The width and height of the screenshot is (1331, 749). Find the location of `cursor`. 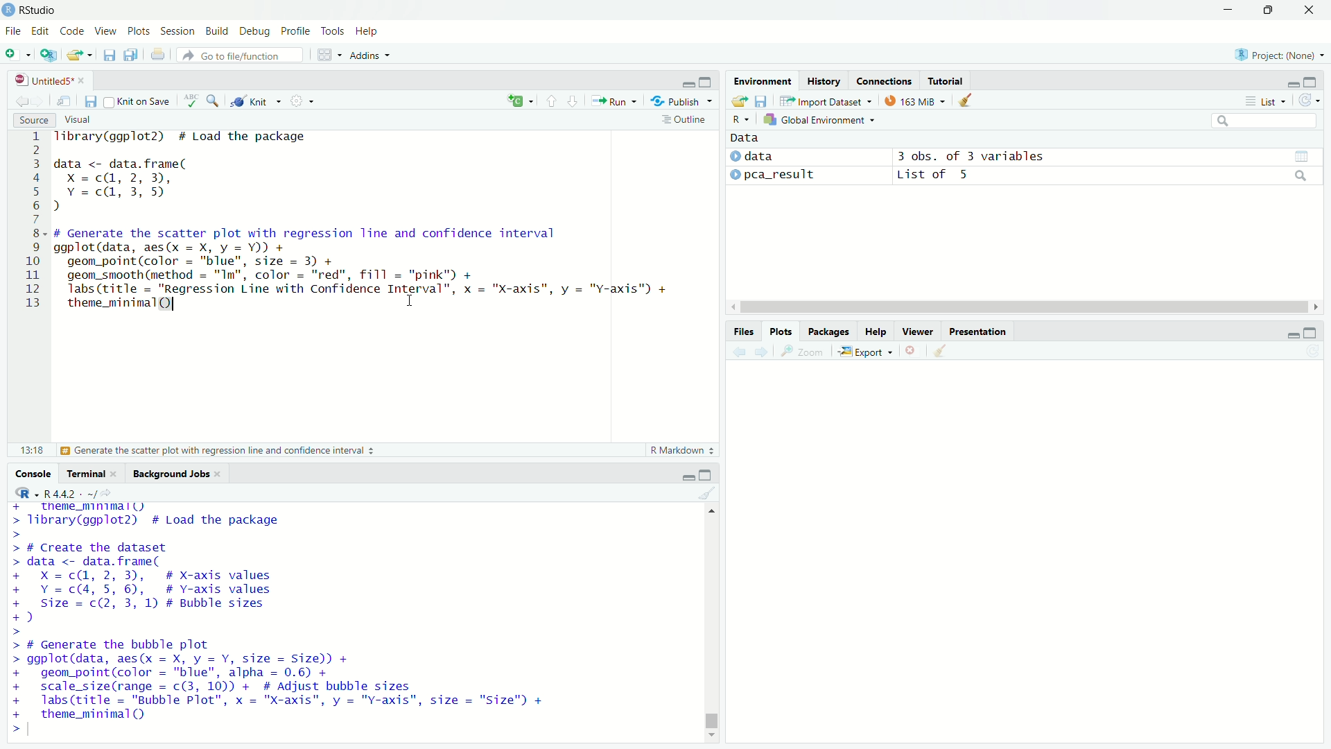

cursor is located at coordinates (410, 300).